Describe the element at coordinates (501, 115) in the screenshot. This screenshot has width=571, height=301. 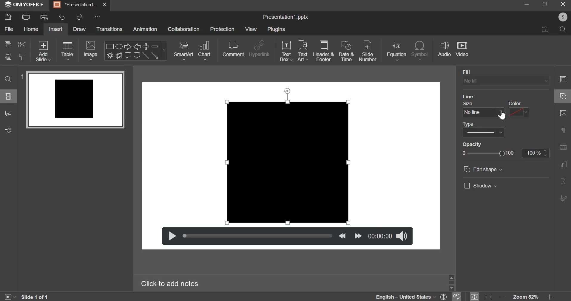
I see `Cursor` at that location.